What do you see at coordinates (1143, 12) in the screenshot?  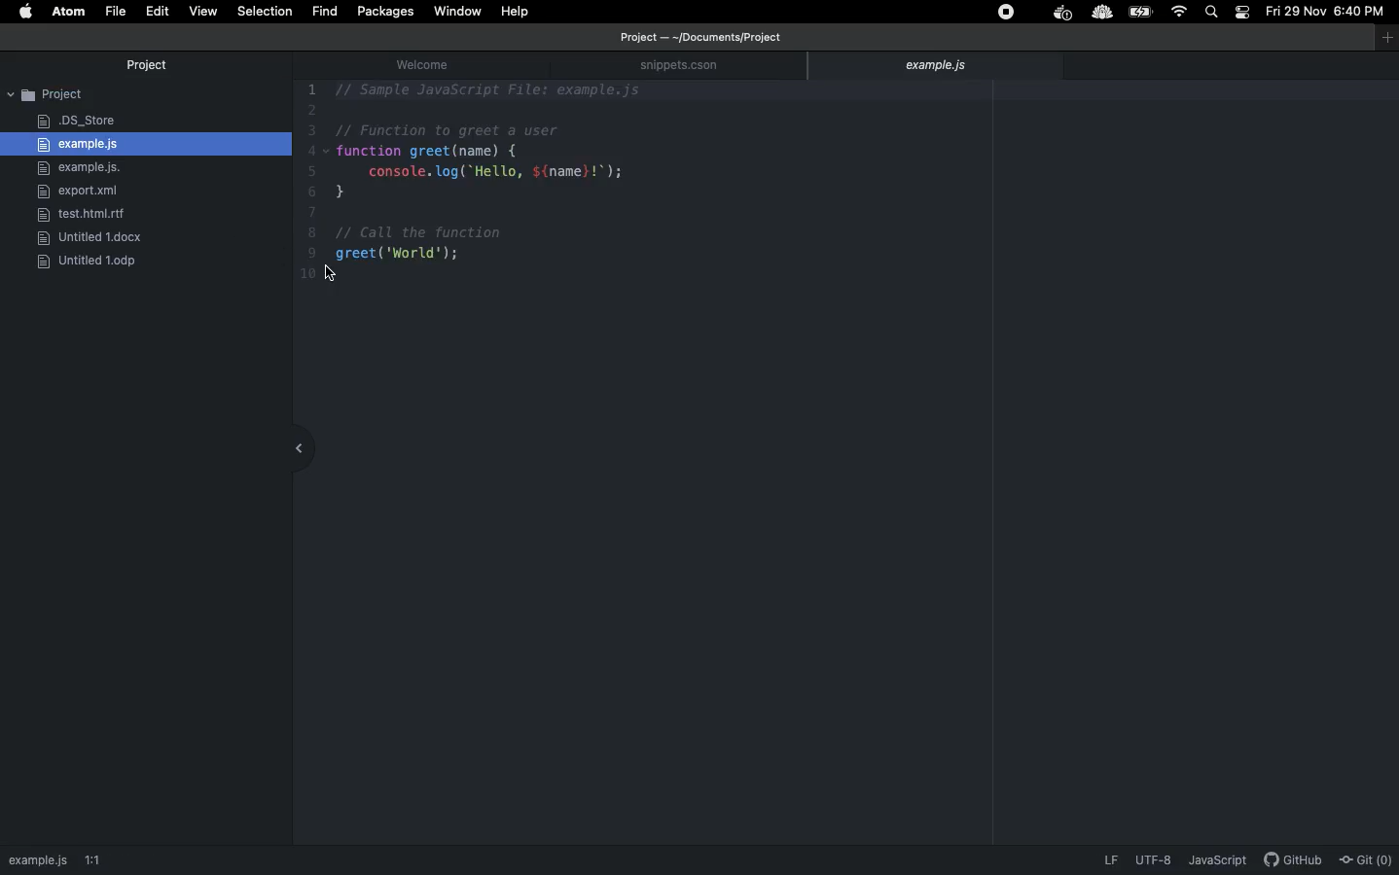 I see `Charge` at bounding box center [1143, 12].